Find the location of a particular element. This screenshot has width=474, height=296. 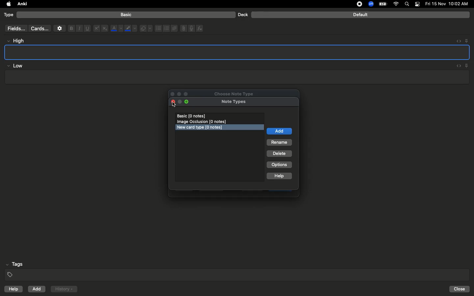

Fields is located at coordinates (15, 28).